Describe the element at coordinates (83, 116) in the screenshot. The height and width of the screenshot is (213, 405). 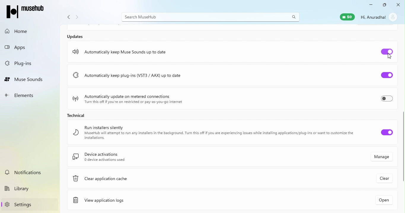
I see `Technical` at that location.